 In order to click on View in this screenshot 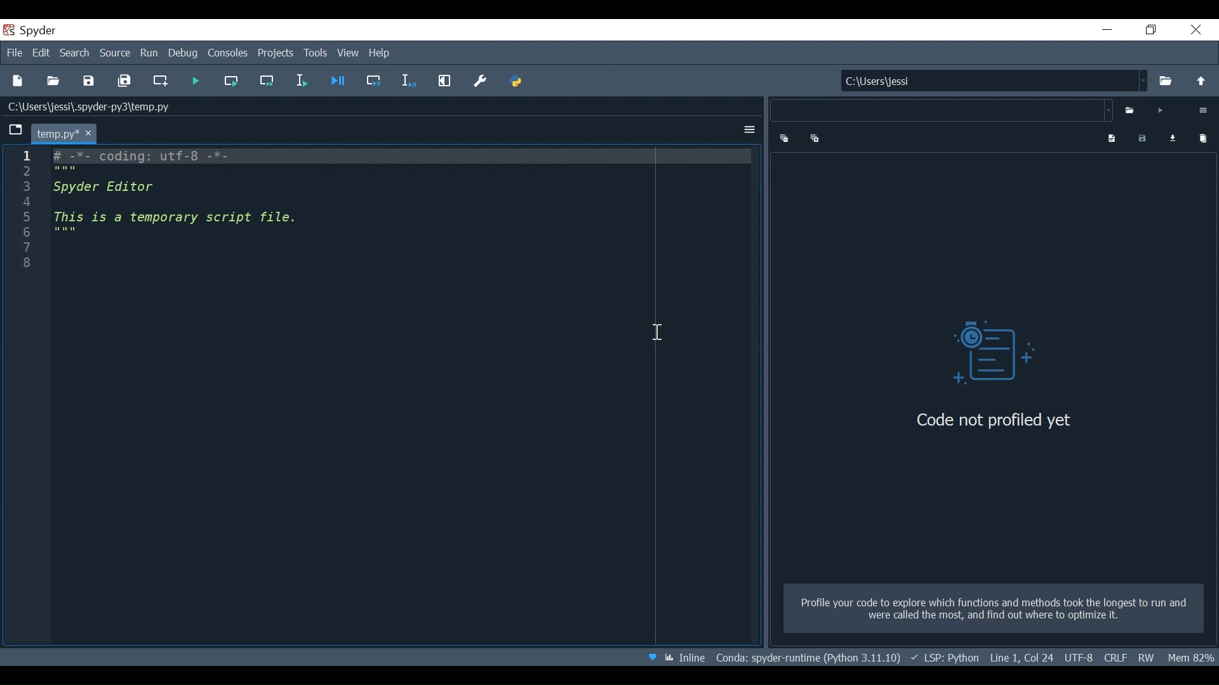, I will do `click(350, 55)`.